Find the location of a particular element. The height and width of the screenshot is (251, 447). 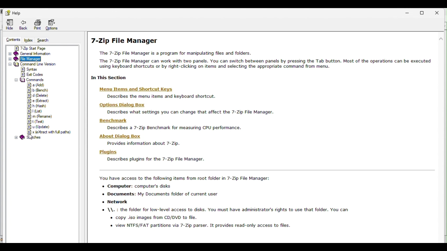

h (Harsh) is located at coordinates (38, 106).